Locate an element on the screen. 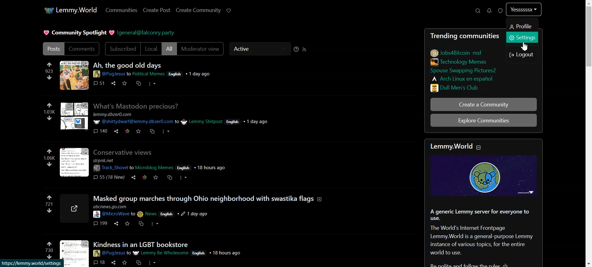 The height and width of the screenshot is (267, 592). cross share is located at coordinates (169, 177).